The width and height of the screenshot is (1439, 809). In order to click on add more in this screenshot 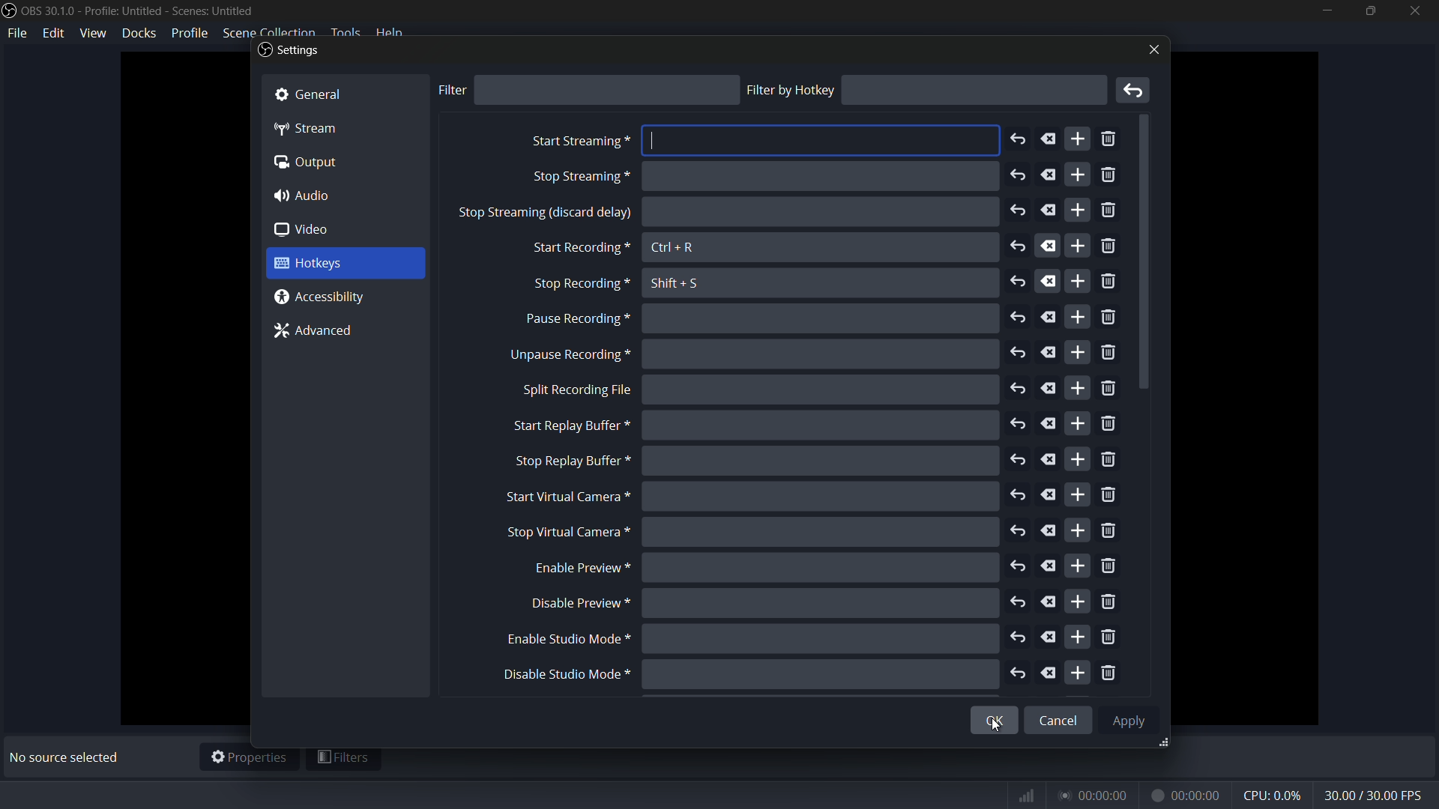, I will do `click(1076, 281)`.